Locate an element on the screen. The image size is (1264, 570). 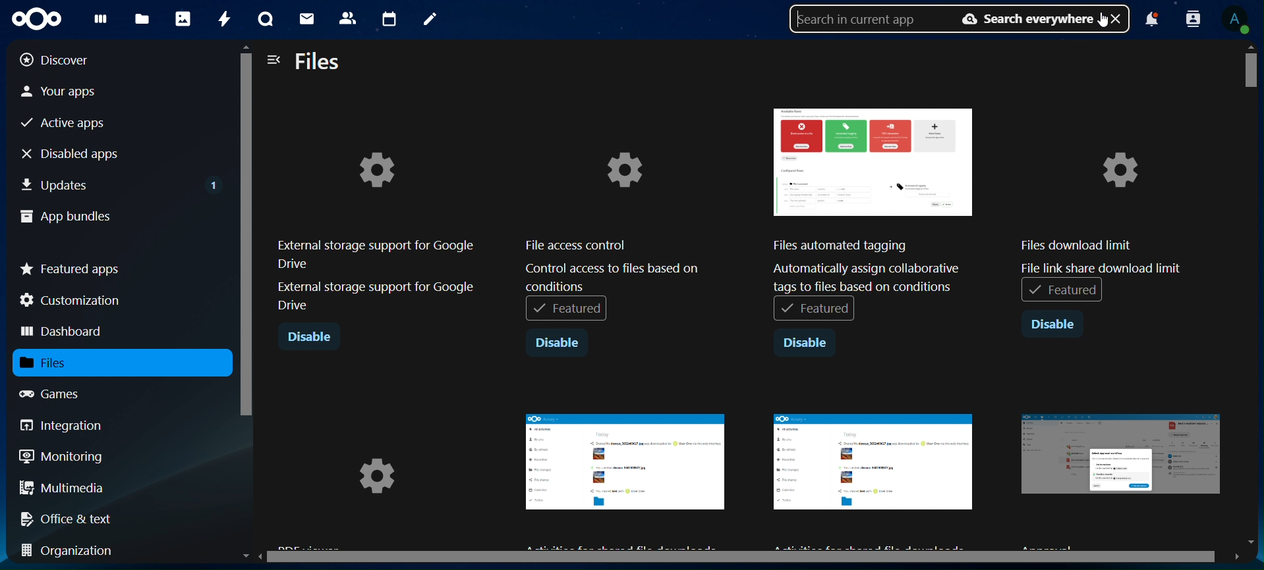
notes is located at coordinates (428, 20).